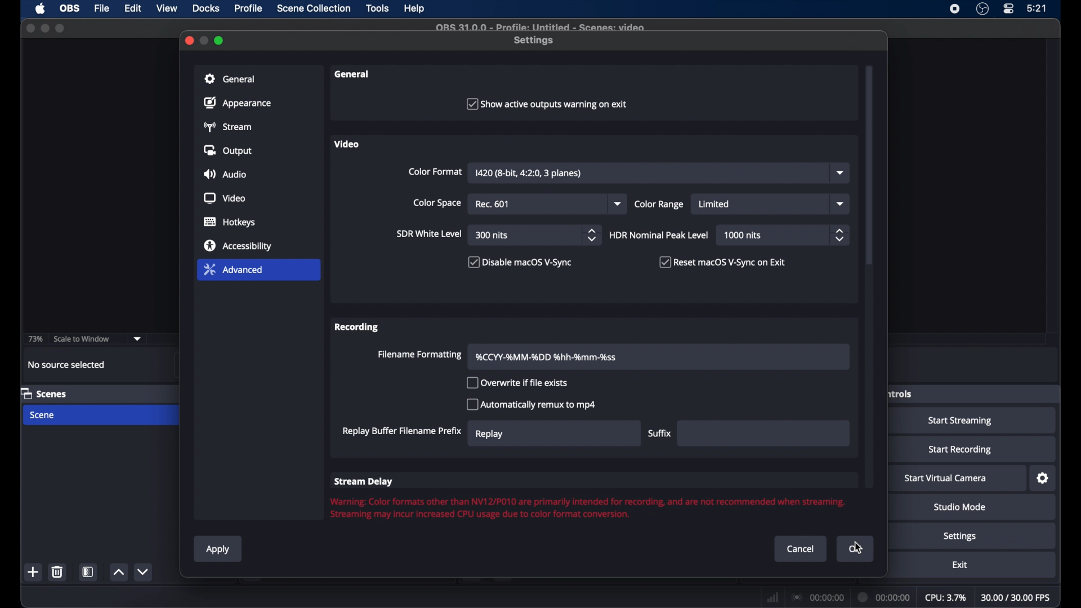 The height and width of the screenshot is (608, 1081). Describe the element at coordinates (70, 8) in the screenshot. I see `ob` at that location.